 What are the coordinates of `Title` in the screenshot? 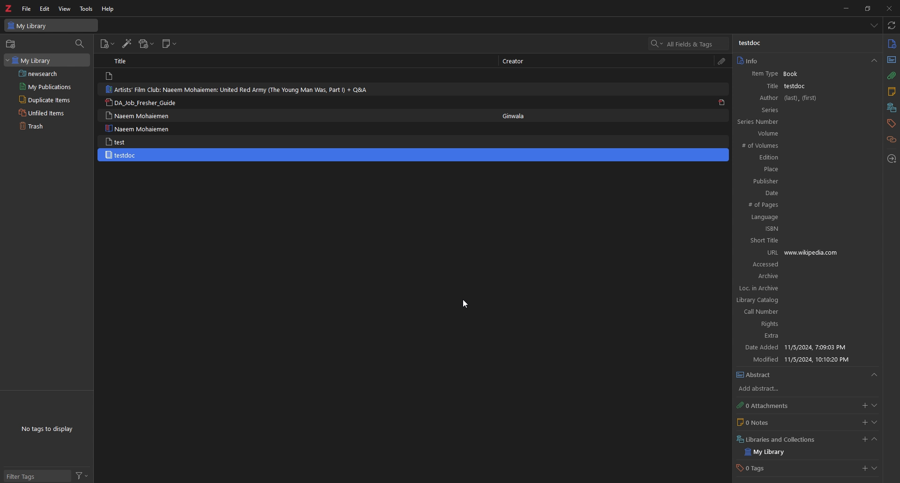 It's located at (125, 61).